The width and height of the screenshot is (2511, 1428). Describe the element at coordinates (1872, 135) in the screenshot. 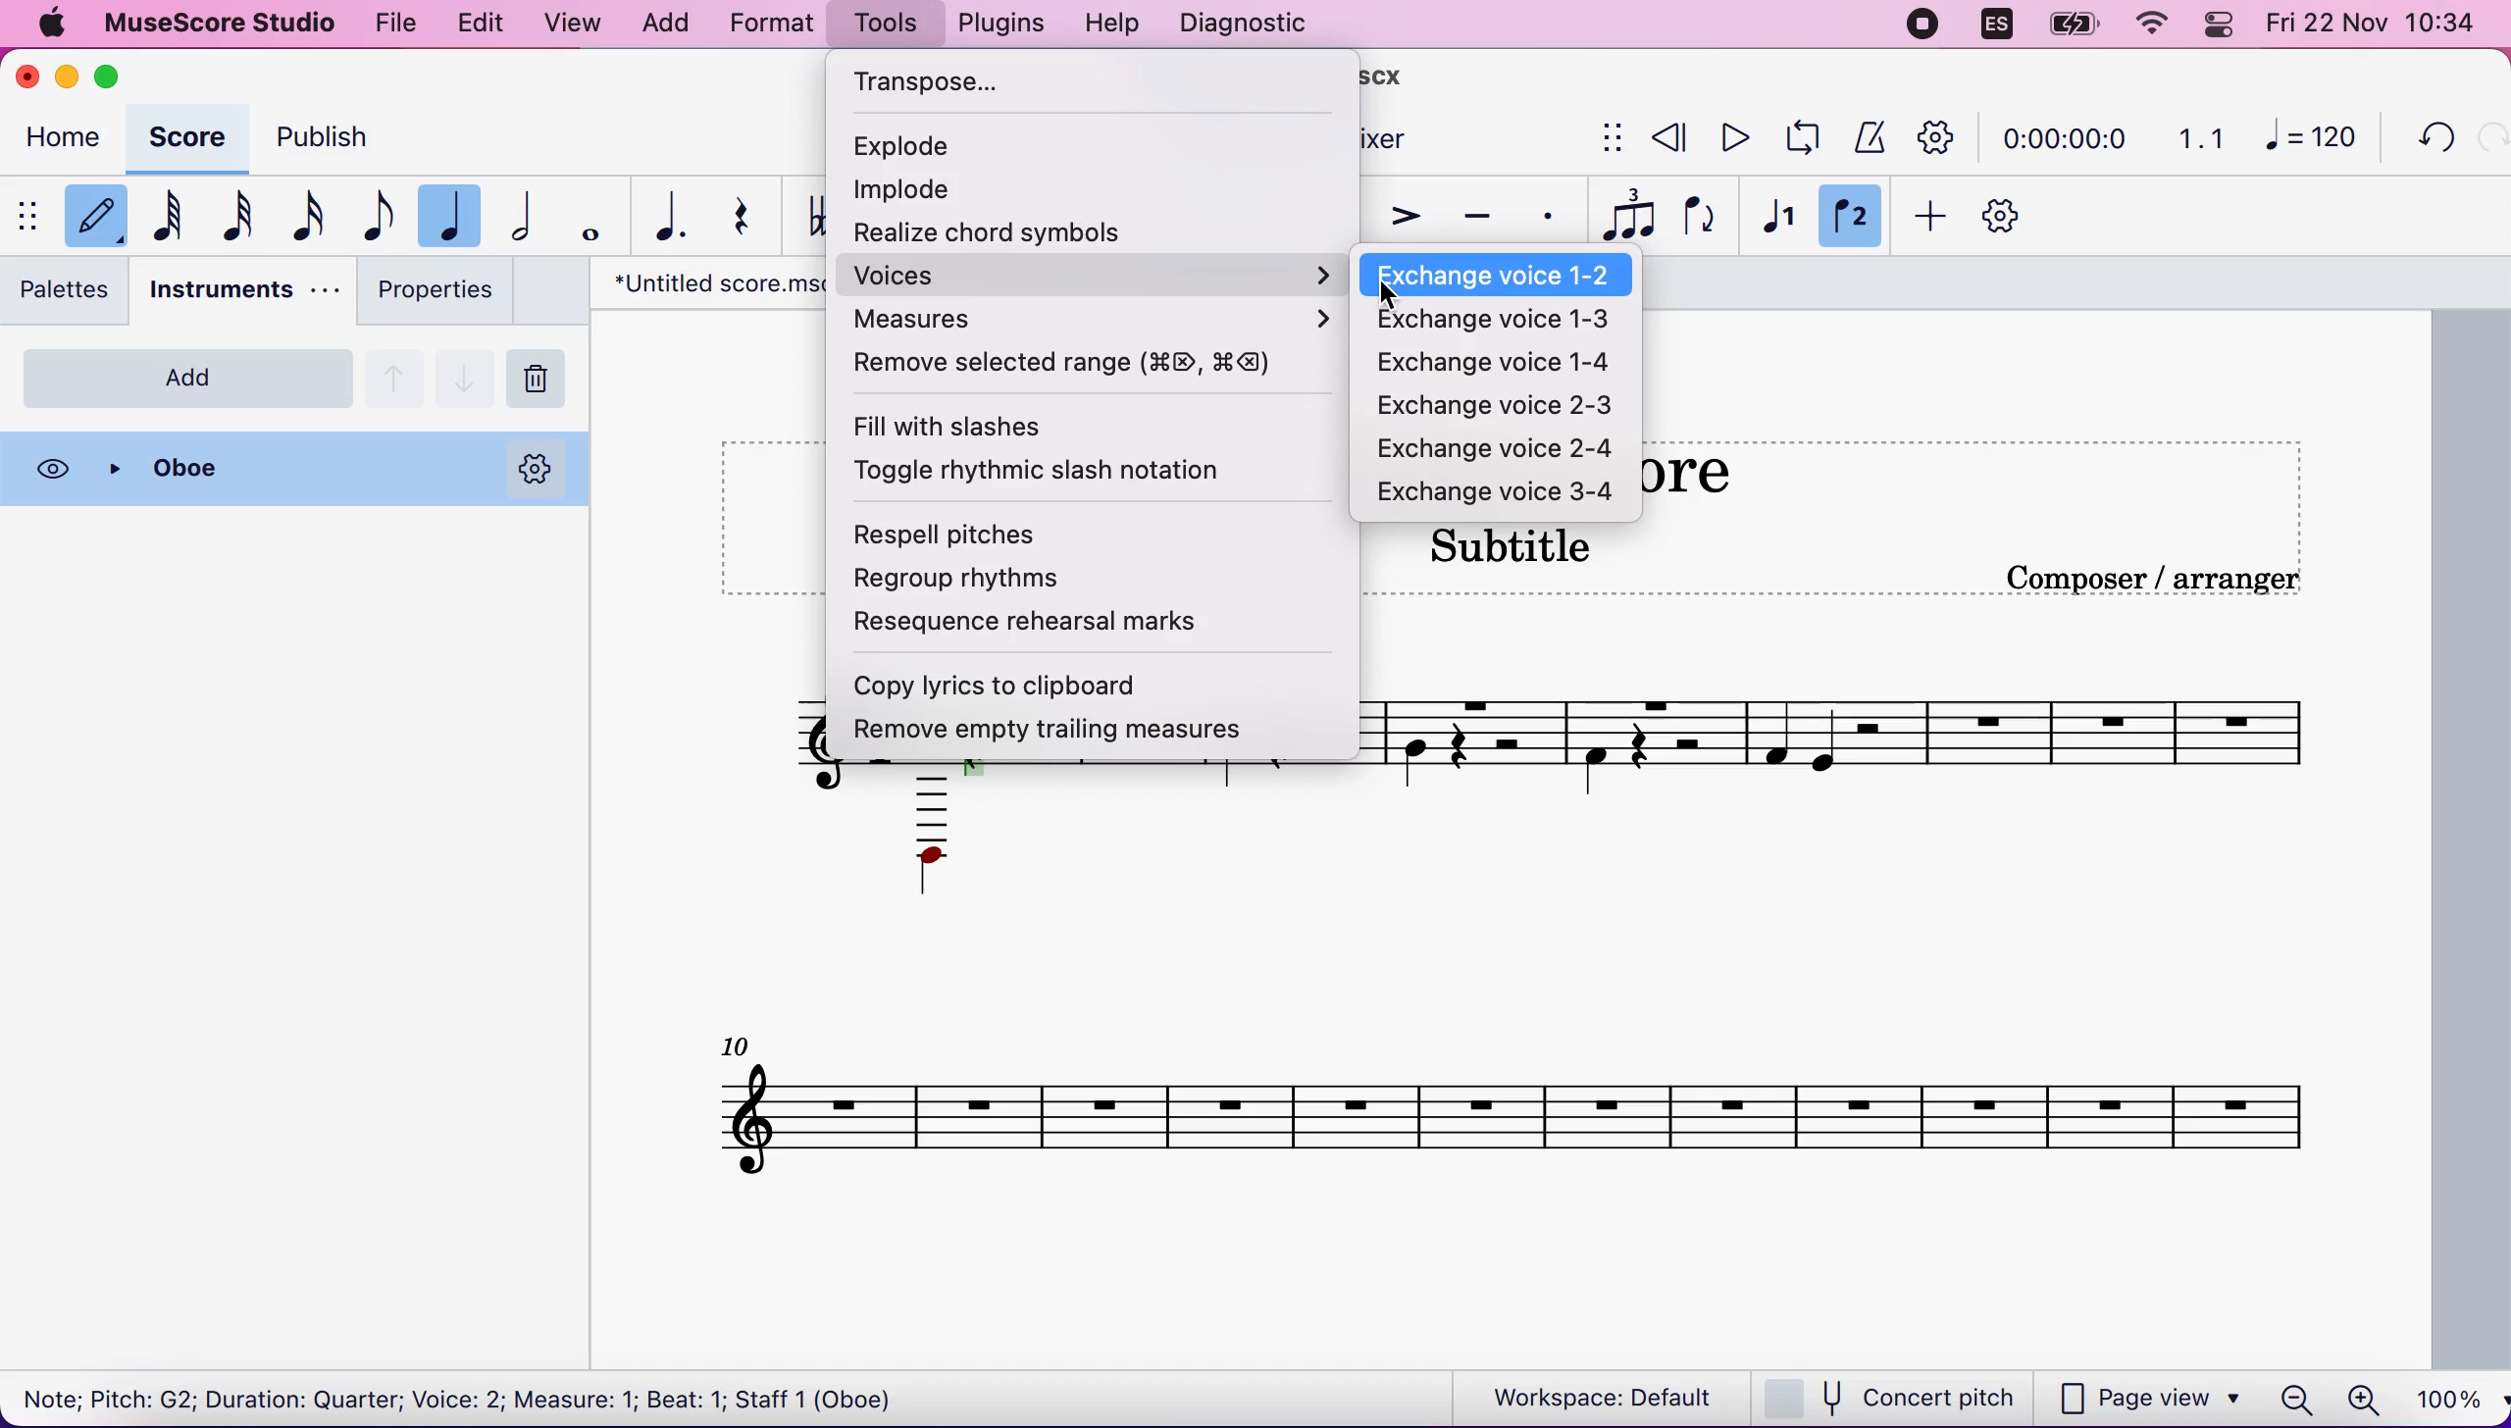

I see `metronome` at that location.